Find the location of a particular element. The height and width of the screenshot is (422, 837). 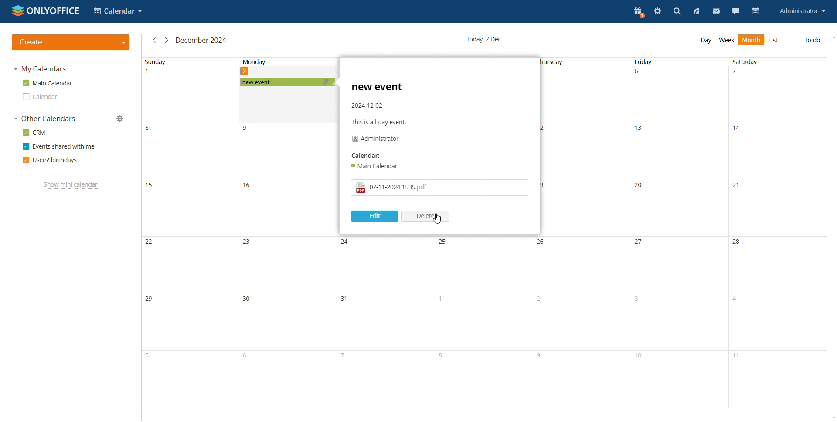

25 is located at coordinates (442, 242).